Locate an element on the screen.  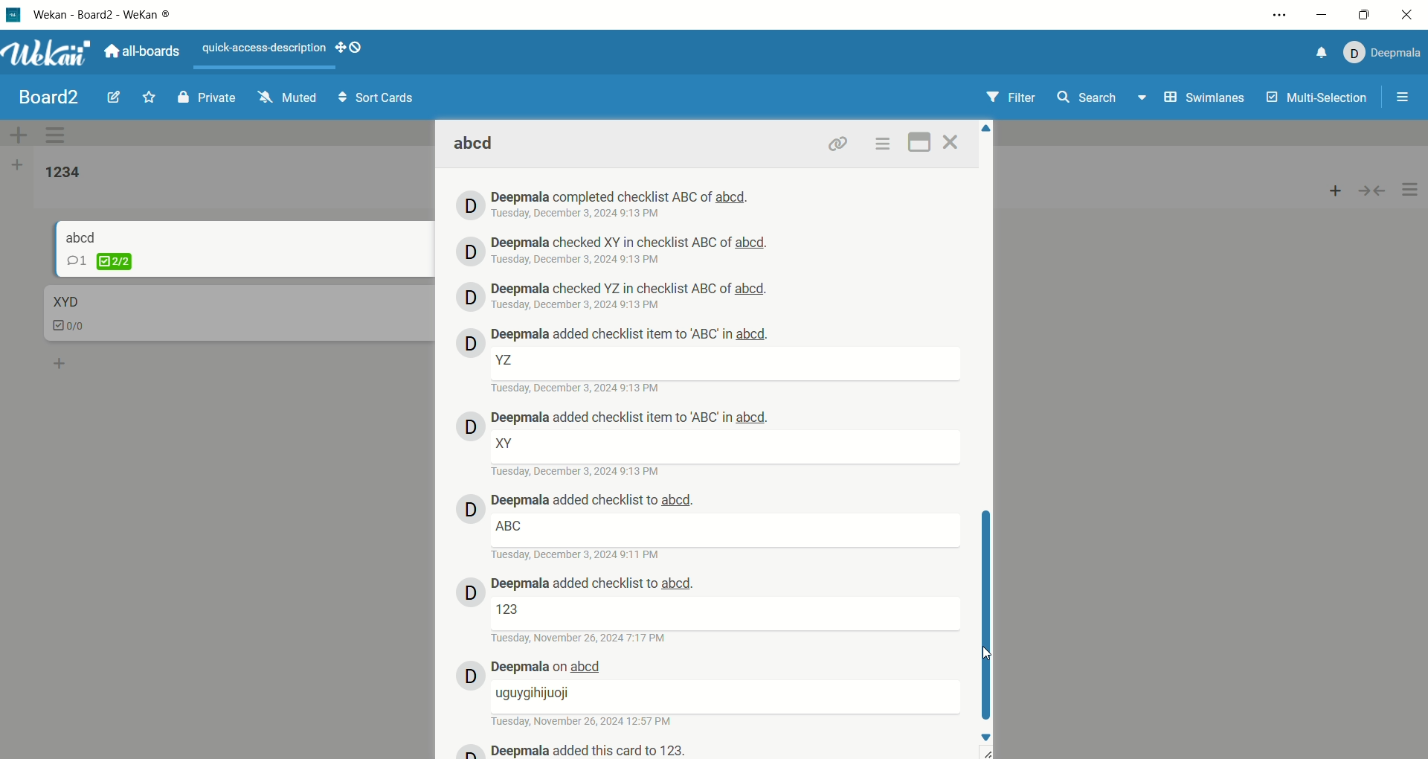
cursor is located at coordinates (989, 656).